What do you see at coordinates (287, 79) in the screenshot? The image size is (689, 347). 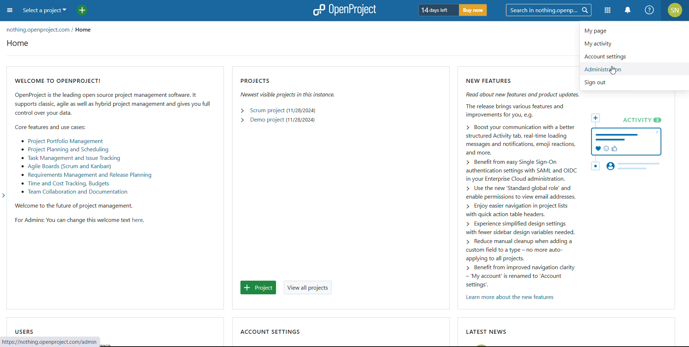 I see `projects` at bounding box center [287, 79].